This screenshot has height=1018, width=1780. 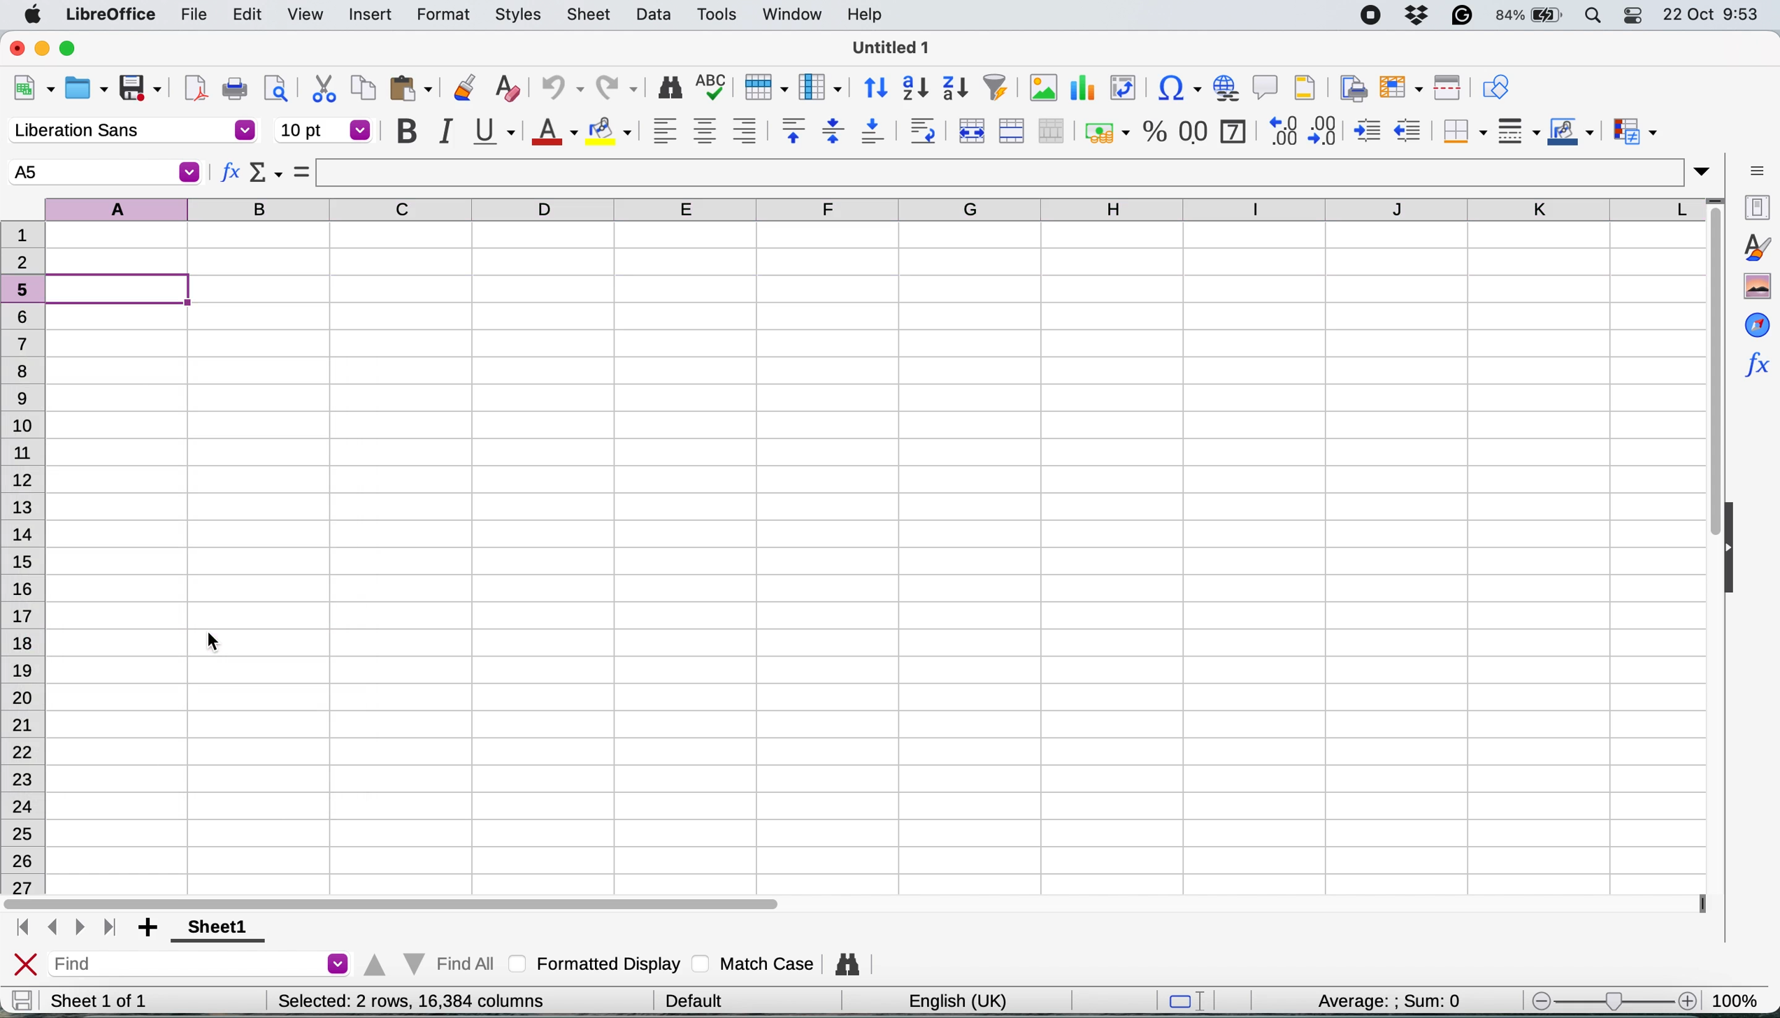 What do you see at coordinates (235, 89) in the screenshot?
I see `print` at bounding box center [235, 89].